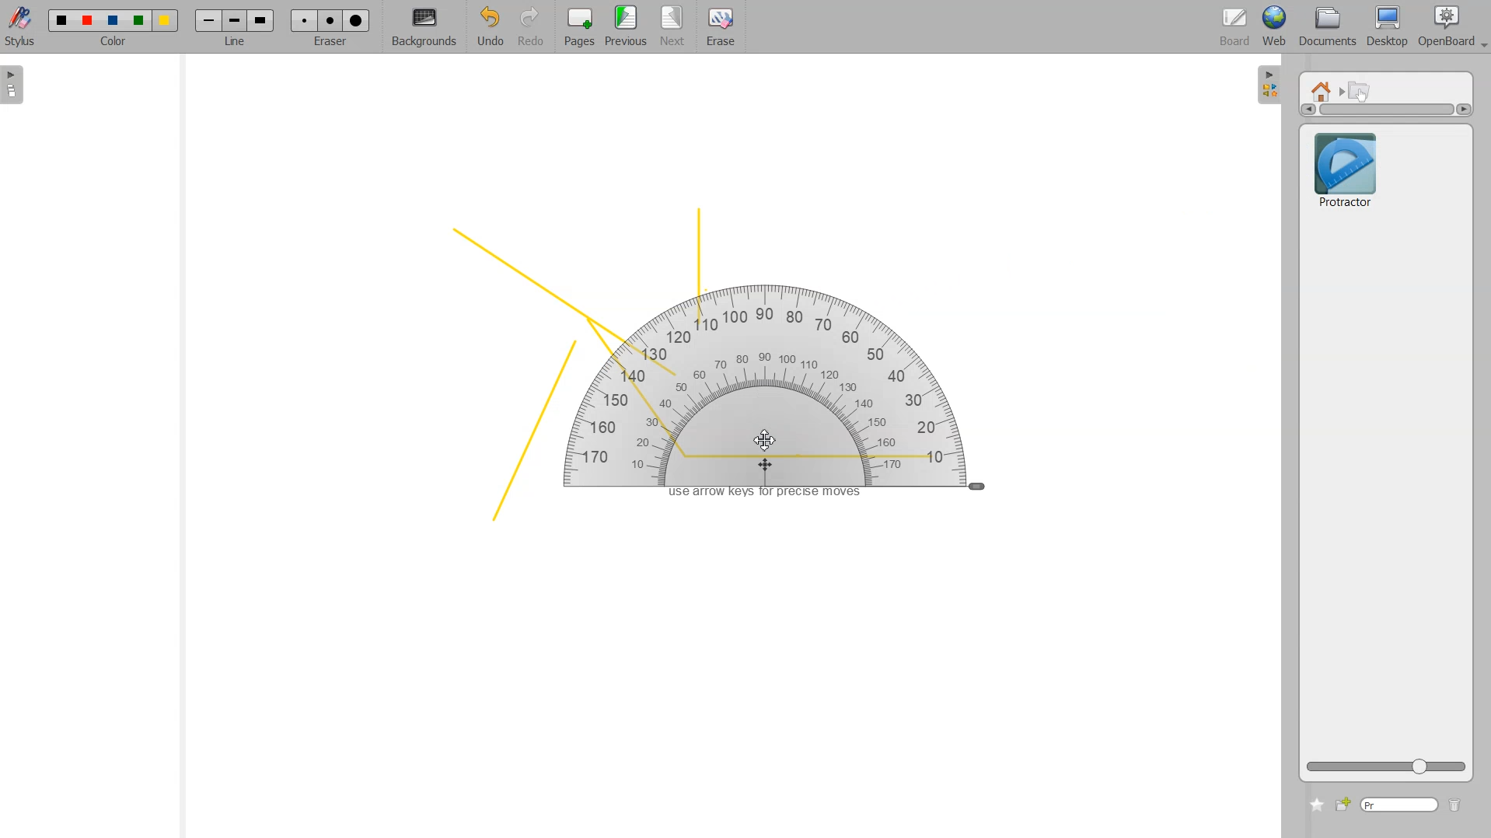  Describe the element at coordinates (235, 20) in the screenshot. I see `Line` at that location.